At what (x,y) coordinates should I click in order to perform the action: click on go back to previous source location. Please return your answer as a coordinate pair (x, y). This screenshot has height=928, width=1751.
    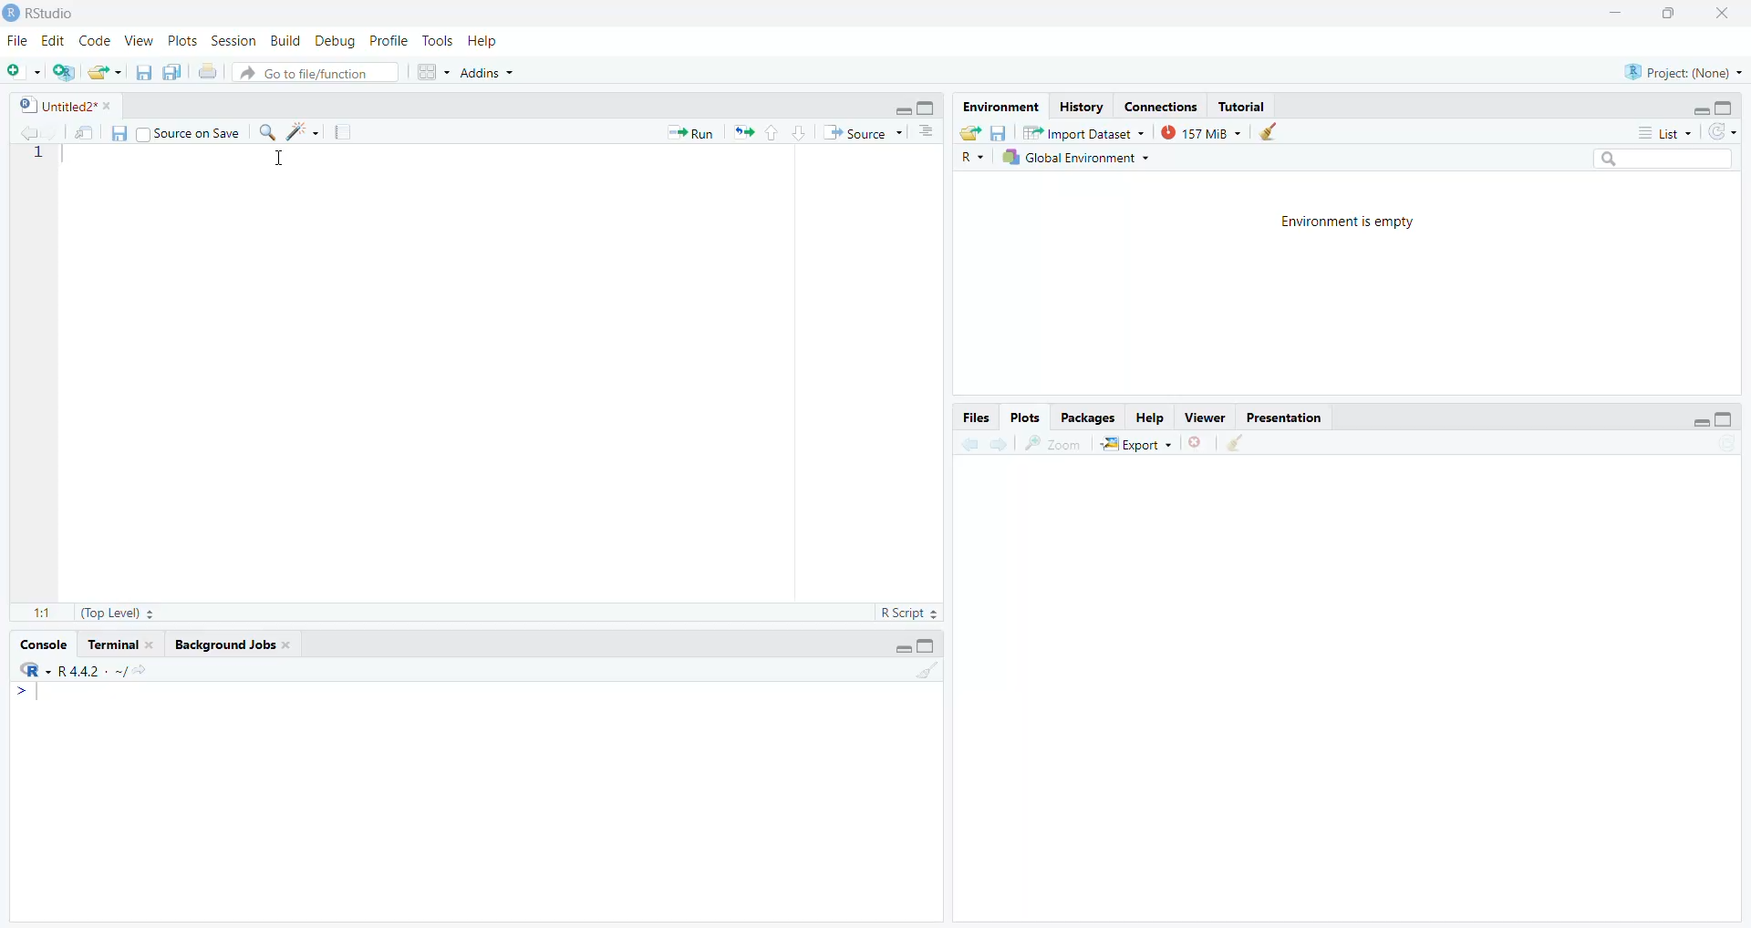
    Looking at the image, I should click on (32, 130).